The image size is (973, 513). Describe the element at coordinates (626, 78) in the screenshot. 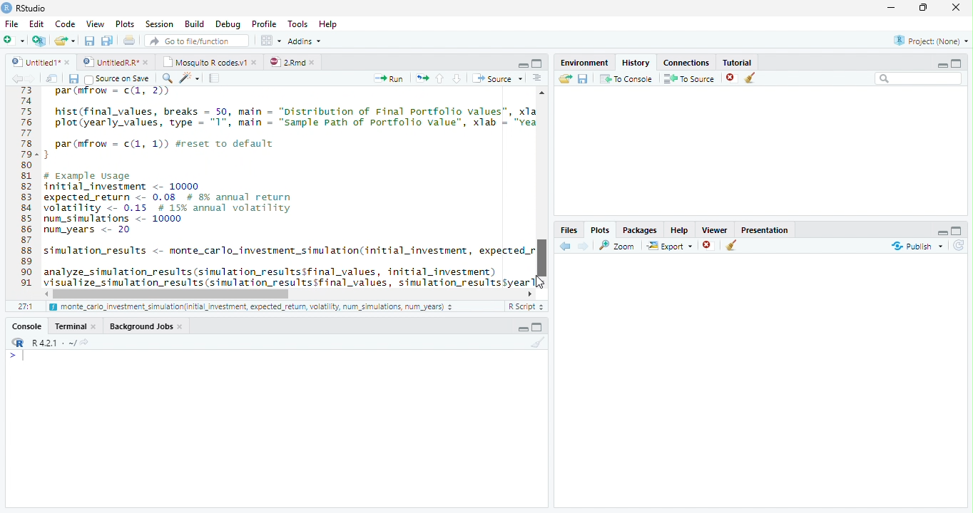

I see `To Console` at that location.